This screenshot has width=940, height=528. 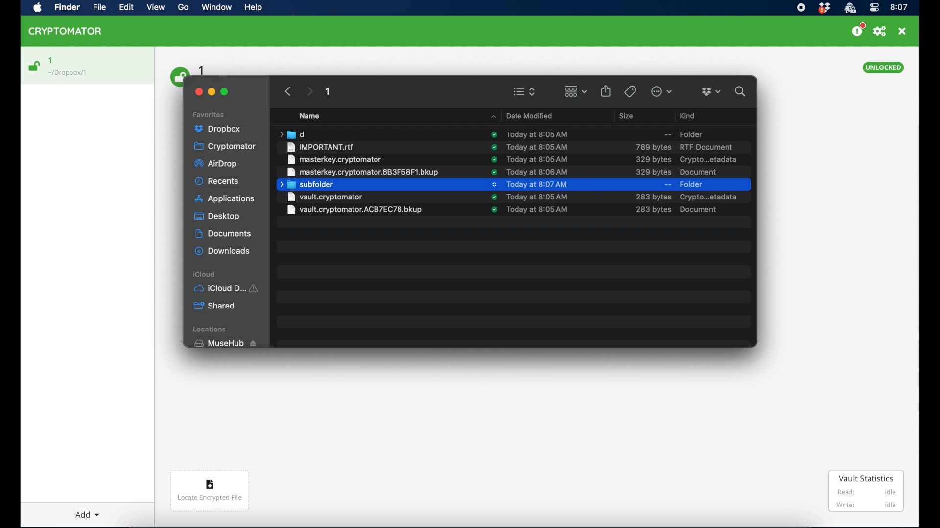 I want to click on control center, so click(x=874, y=8).